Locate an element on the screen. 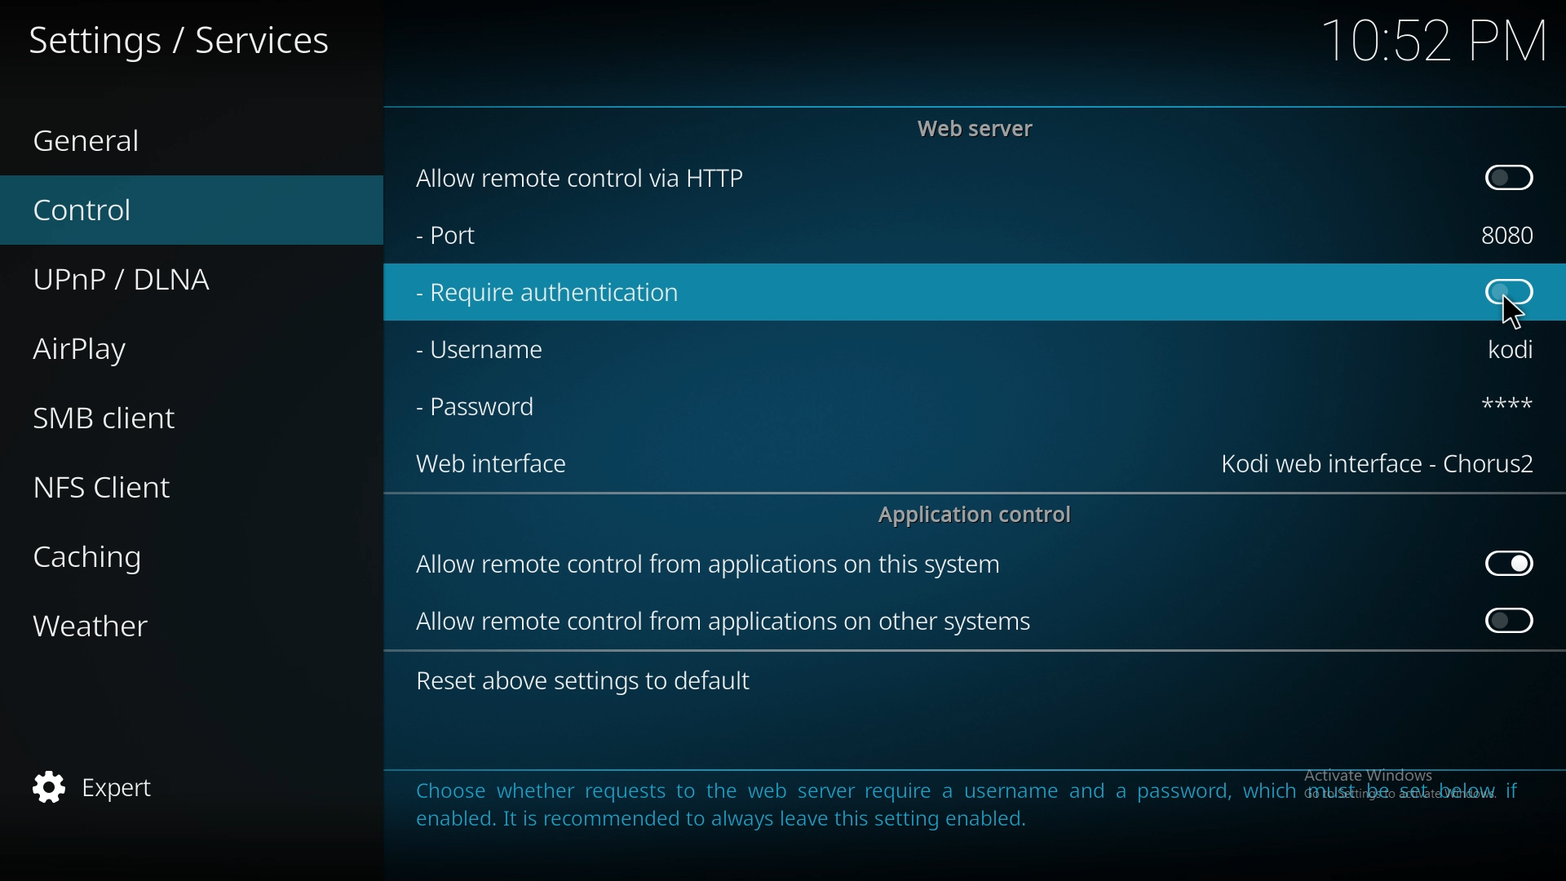 The width and height of the screenshot is (1566, 881). allow remote control from apps on other systems is located at coordinates (728, 622).